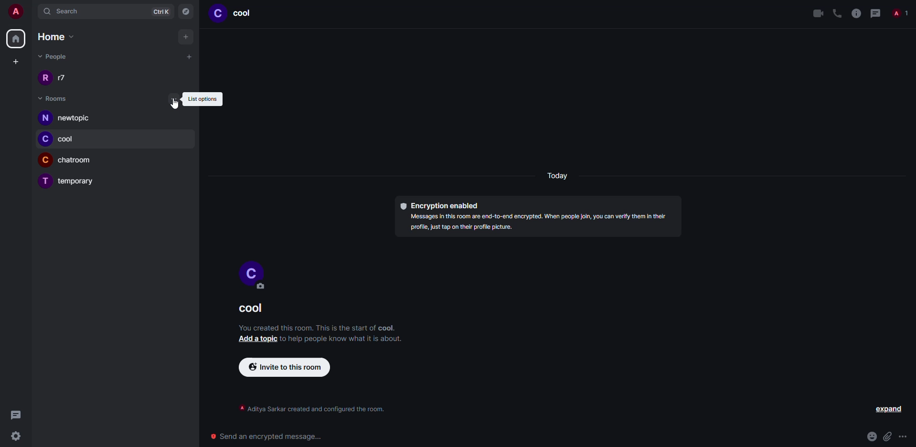  What do you see at coordinates (66, 138) in the screenshot?
I see `cool` at bounding box center [66, 138].